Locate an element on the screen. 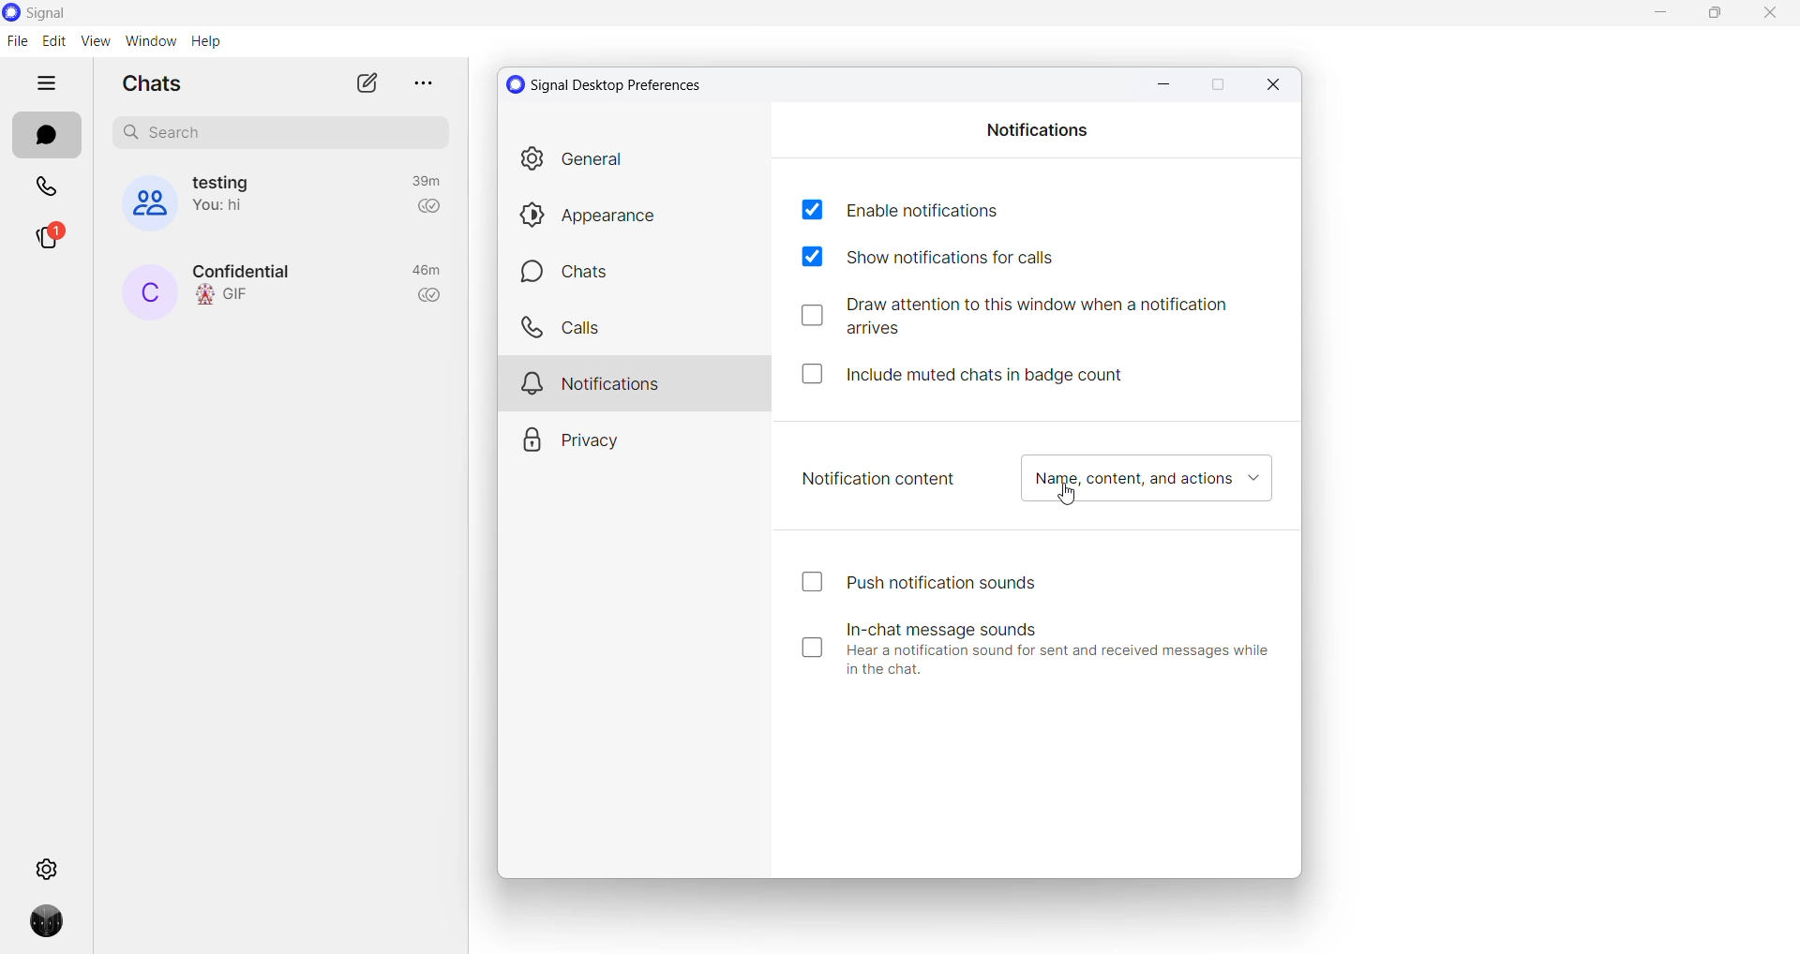 This screenshot has height=954, width=1800. calls is located at coordinates (47, 188).